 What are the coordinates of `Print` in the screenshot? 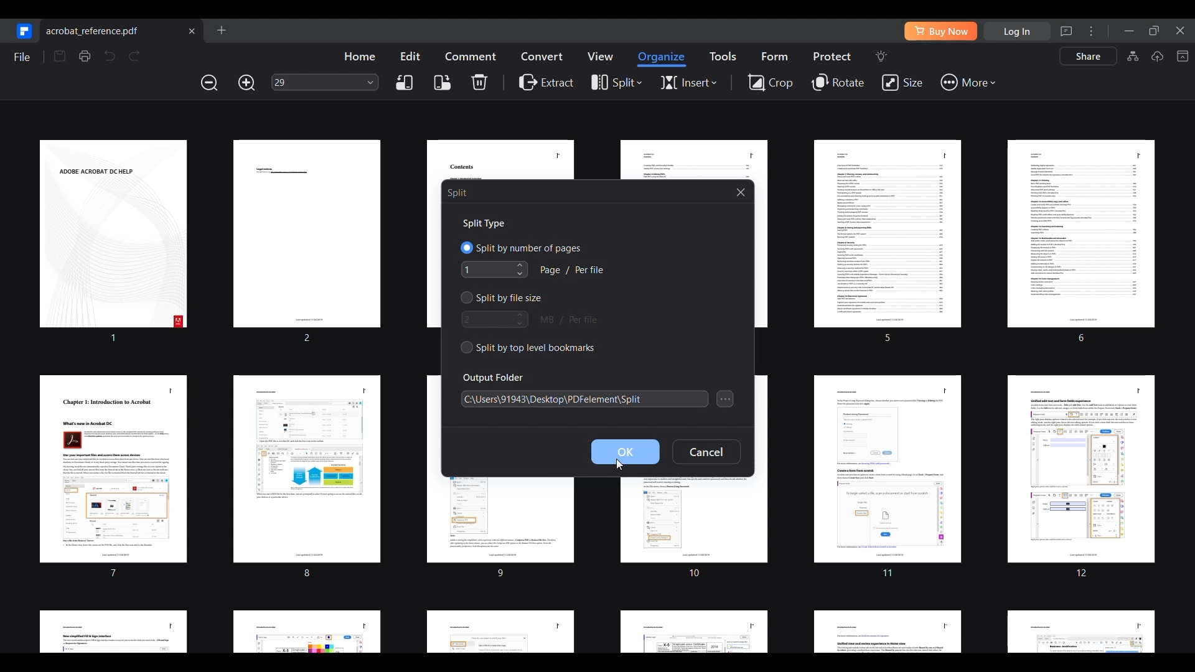 It's located at (84, 56).